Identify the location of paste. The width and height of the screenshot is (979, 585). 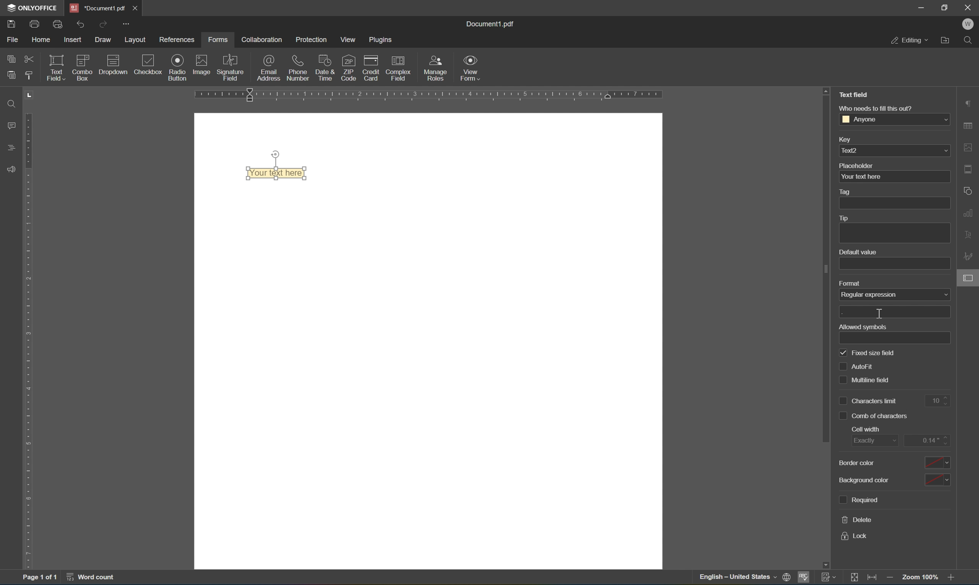
(13, 75).